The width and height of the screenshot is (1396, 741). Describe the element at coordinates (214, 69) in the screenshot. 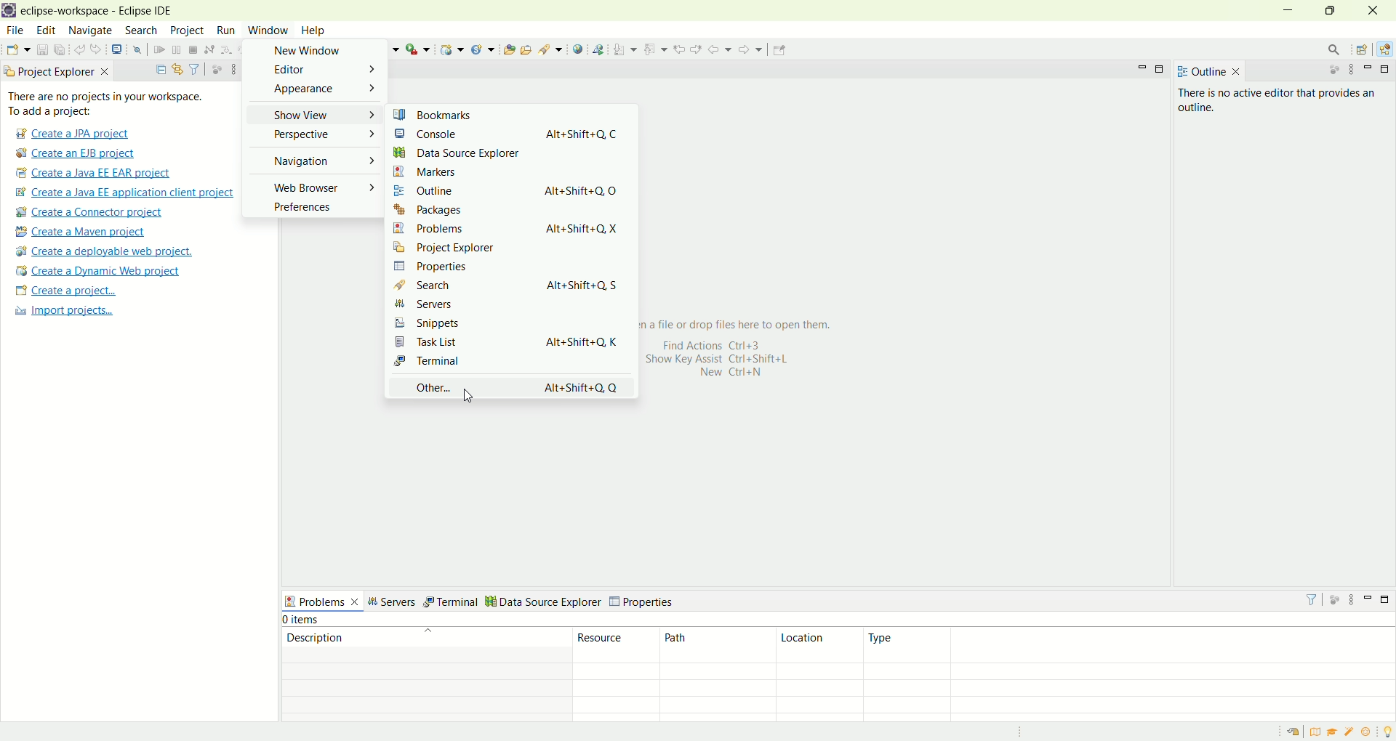

I see `focus on active tasks` at that location.